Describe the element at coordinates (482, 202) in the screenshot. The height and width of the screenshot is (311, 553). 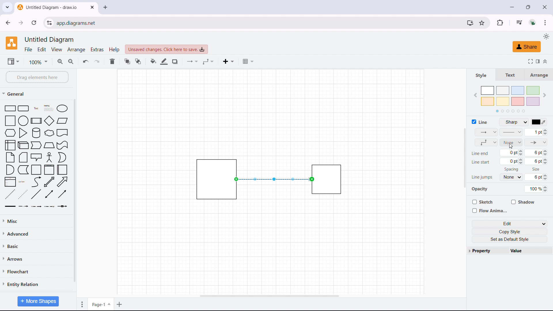
I see `sketch ` at that location.